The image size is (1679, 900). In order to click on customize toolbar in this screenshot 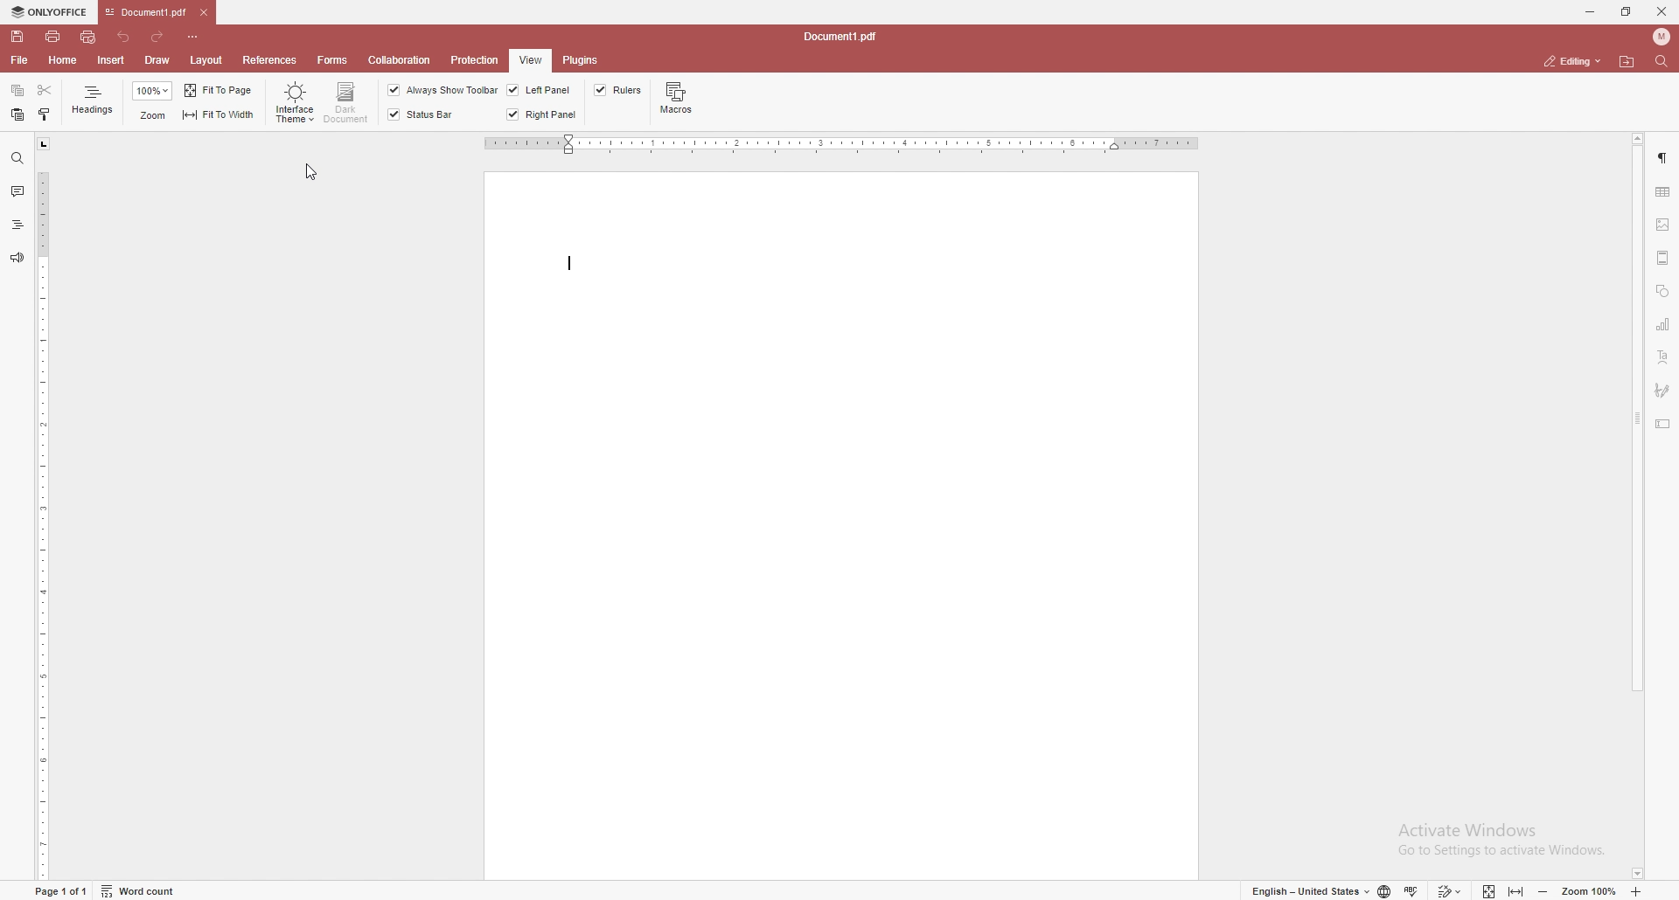, I will do `click(196, 37)`.